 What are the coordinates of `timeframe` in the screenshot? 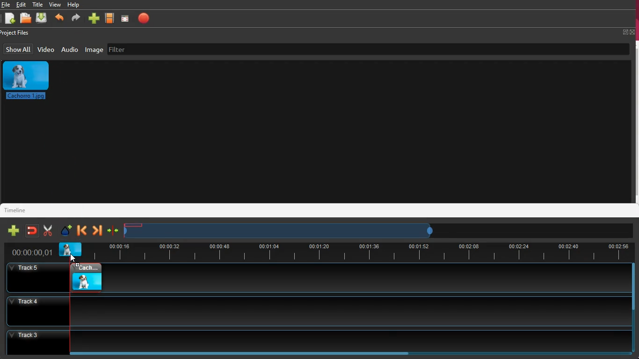 It's located at (279, 230).